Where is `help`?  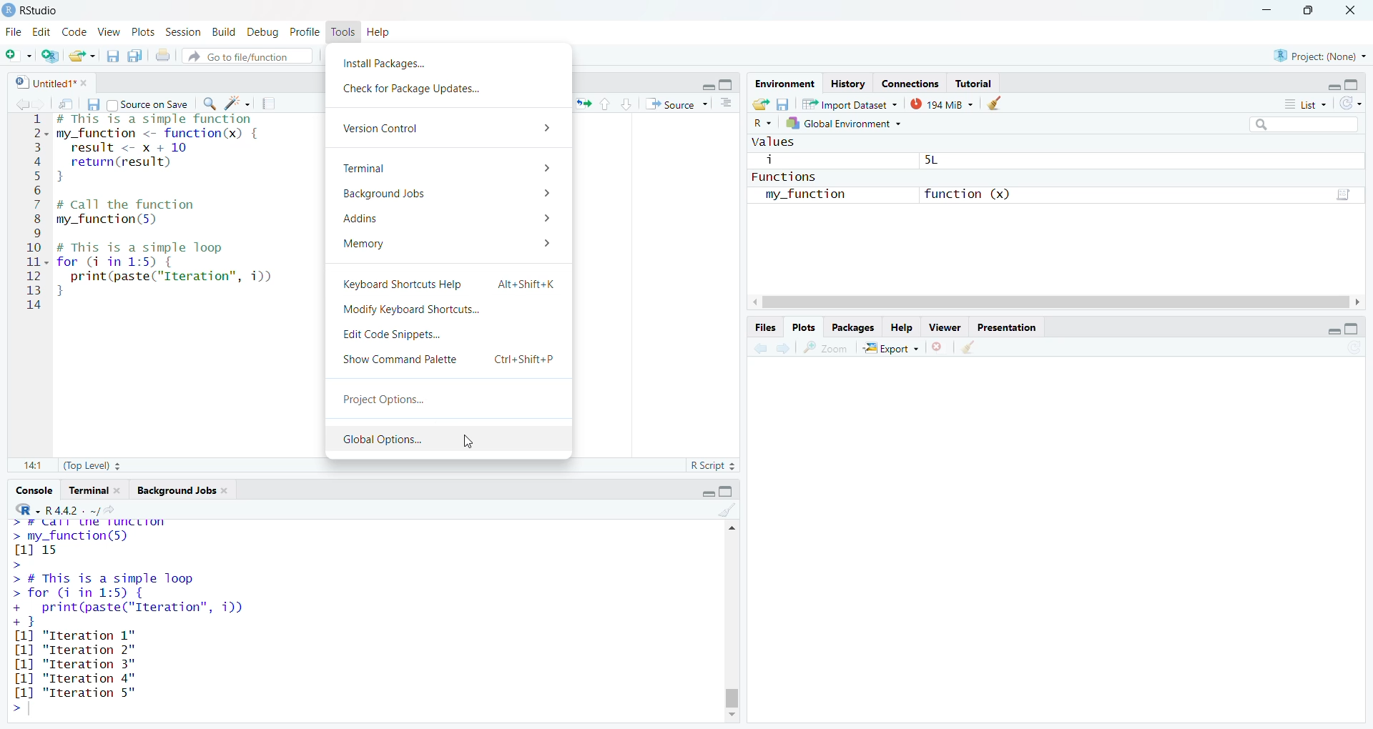 help is located at coordinates (901, 327).